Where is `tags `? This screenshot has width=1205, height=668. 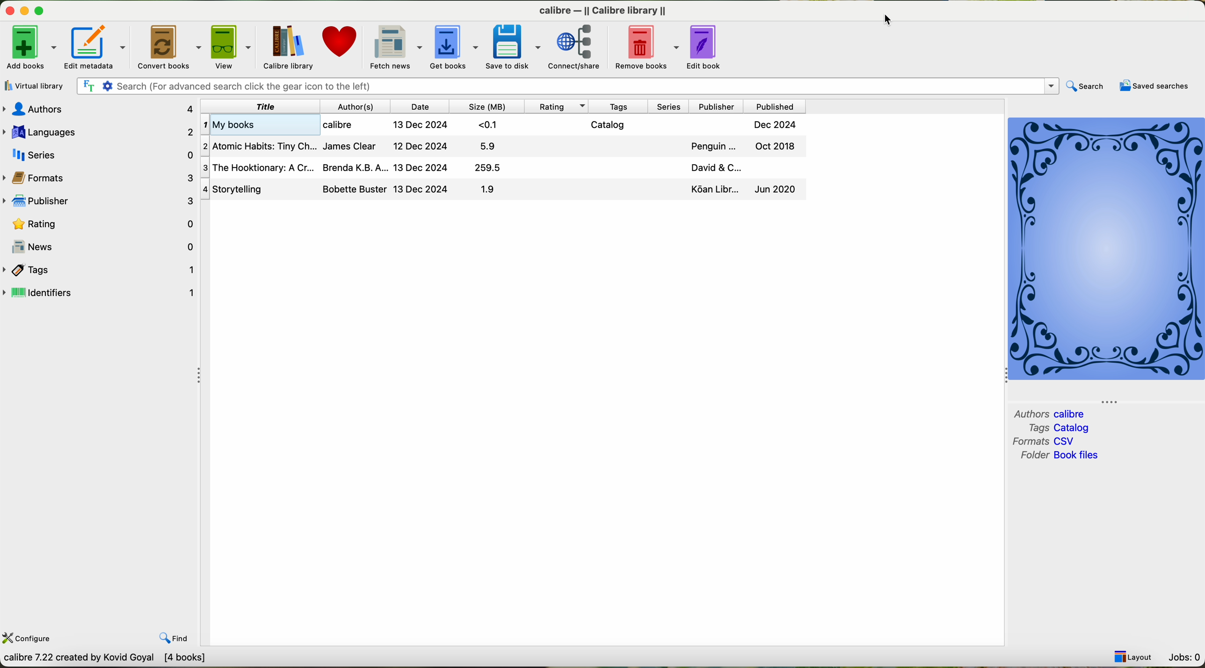
tags  is located at coordinates (1031, 429).